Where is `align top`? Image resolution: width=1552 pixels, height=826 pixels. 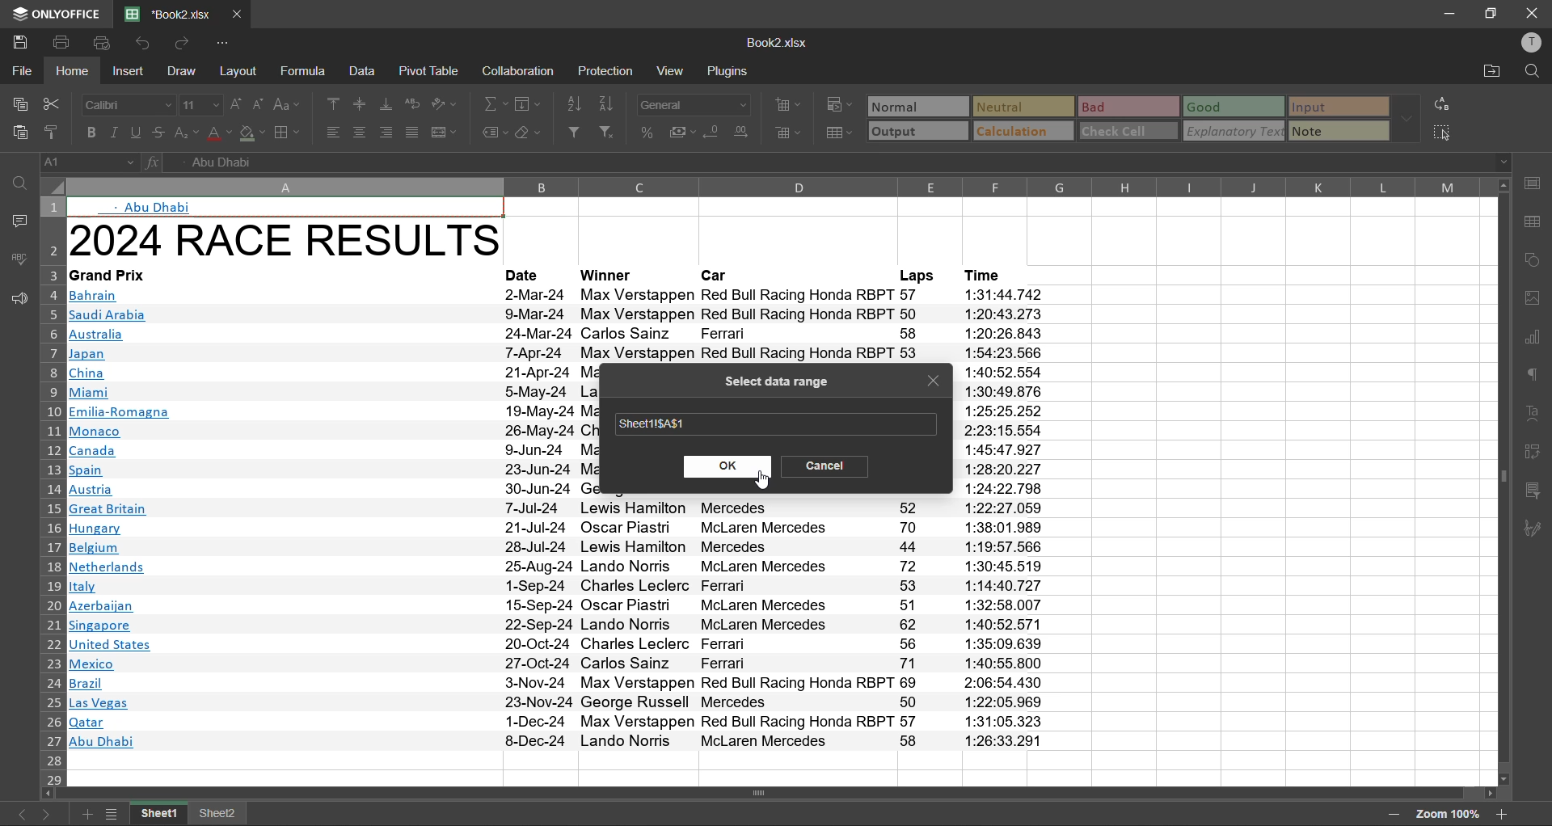 align top is located at coordinates (335, 105).